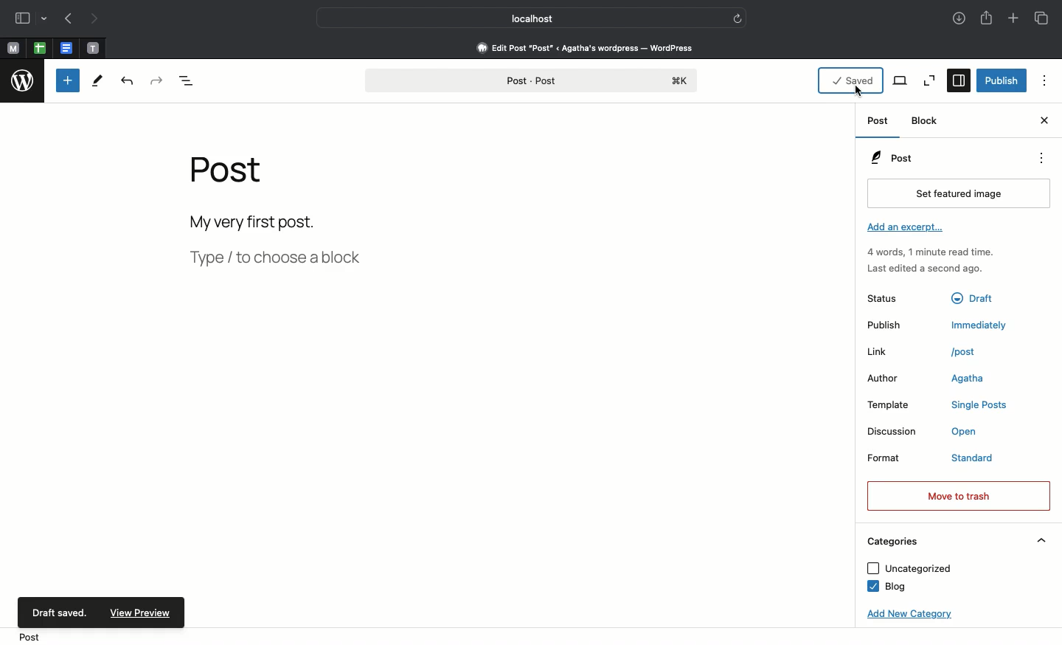 The width and height of the screenshot is (1062, 645). What do you see at coordinates (97, 83) in the screenshot?
I see `Tools` at bounding box center [97, 83].